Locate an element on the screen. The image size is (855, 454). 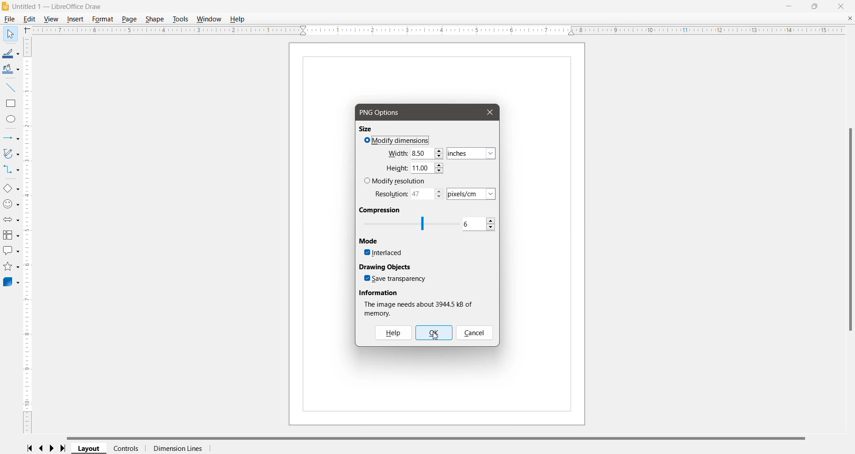
Help is located at coordinates (394, 333).